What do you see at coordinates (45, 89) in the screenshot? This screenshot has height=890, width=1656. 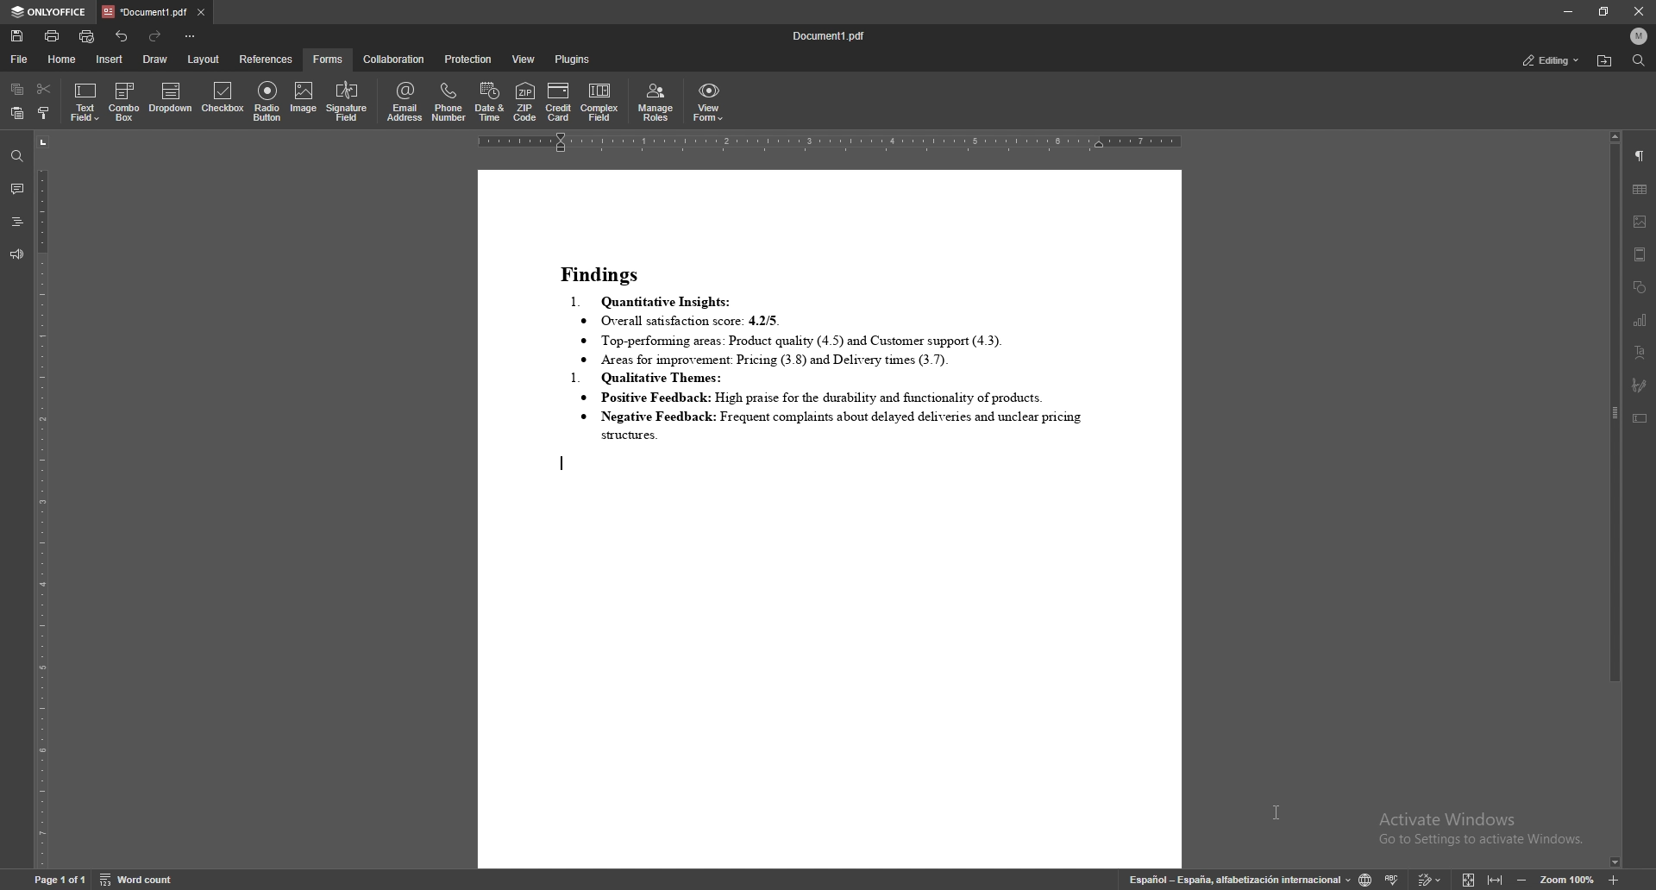 I see `cut` at bounding box center [45, 89].